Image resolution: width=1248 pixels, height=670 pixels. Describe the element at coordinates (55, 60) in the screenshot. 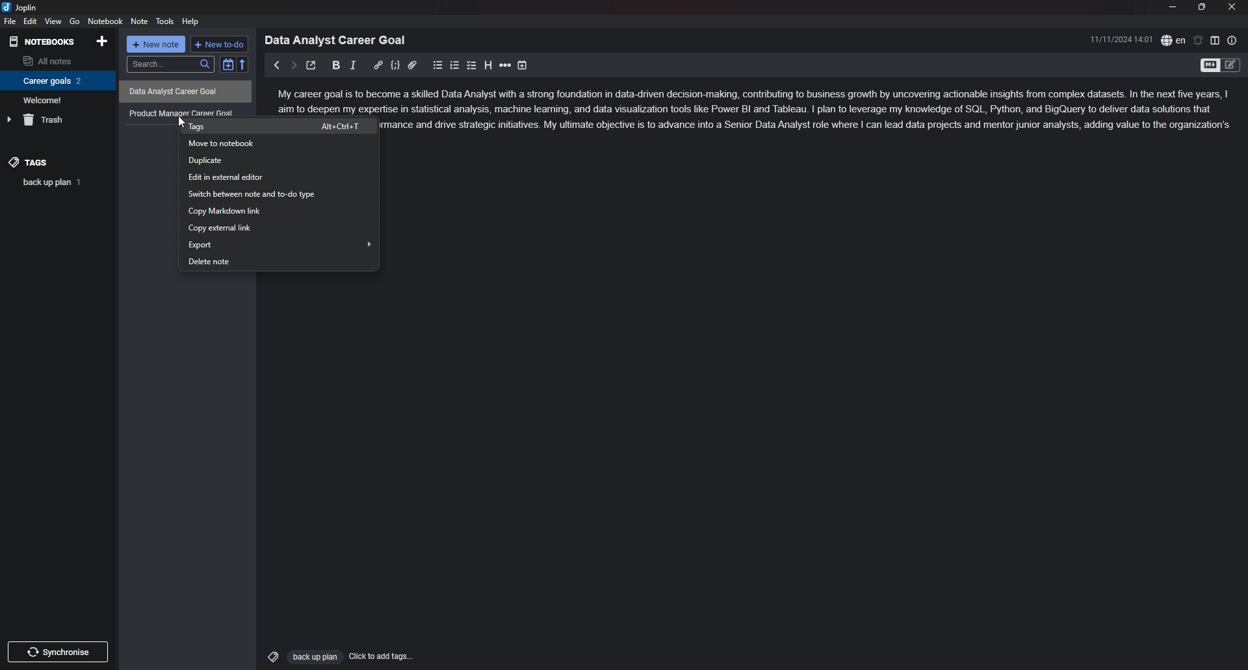

I see `all notes` at that location.